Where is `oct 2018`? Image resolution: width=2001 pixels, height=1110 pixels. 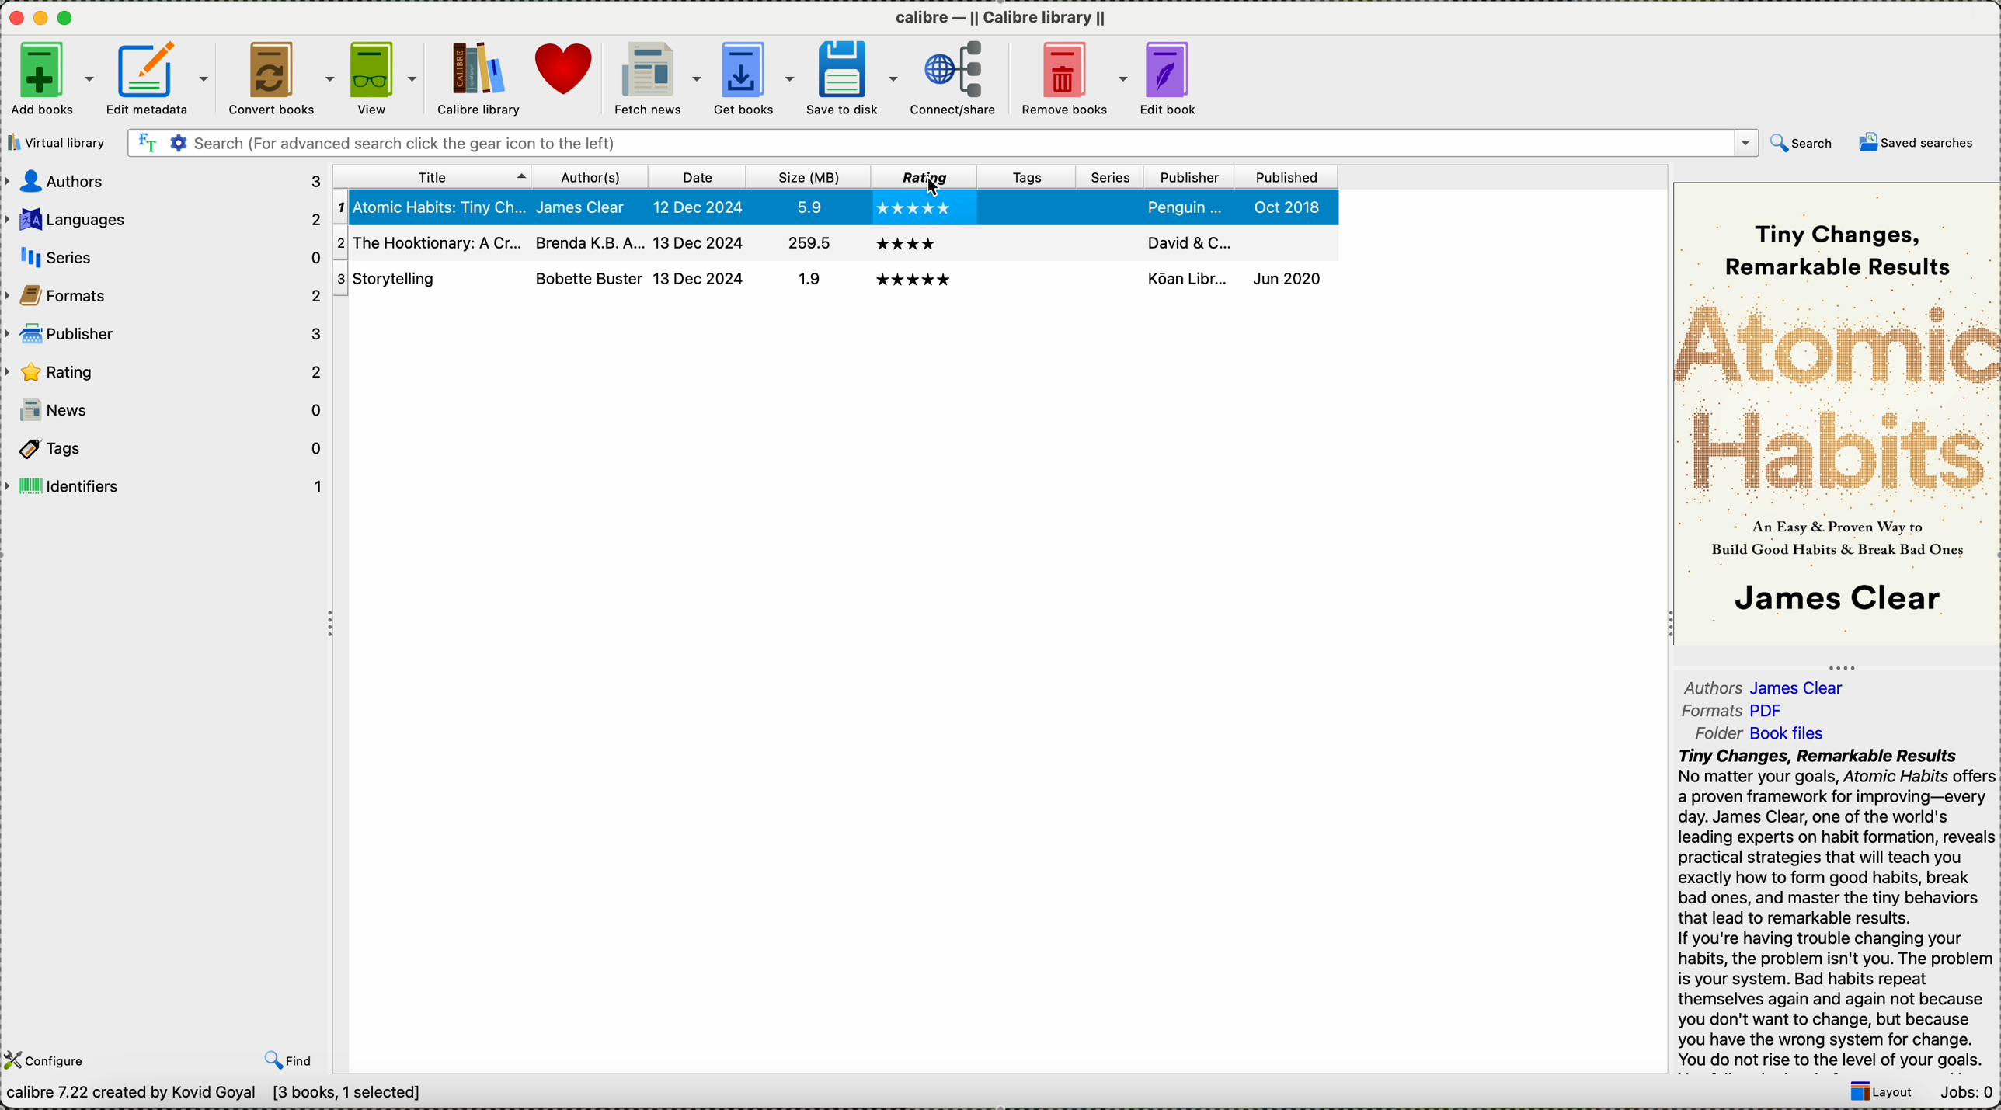
oct 2018 is located at coordinates (1291, 207).